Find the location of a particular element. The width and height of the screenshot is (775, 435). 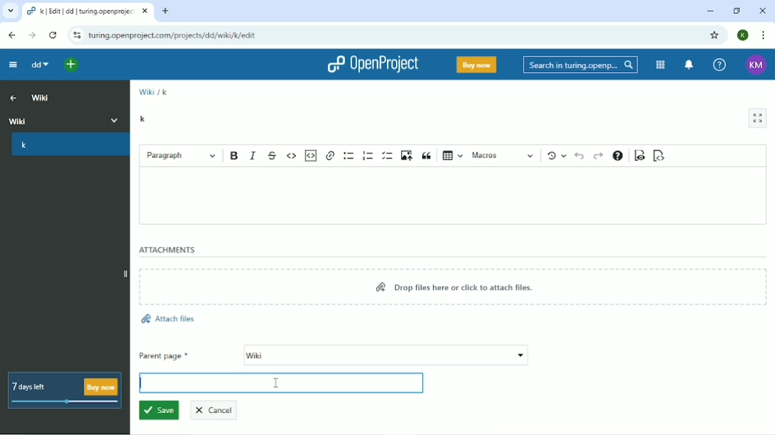

Link is located at coordinates (331, 154).